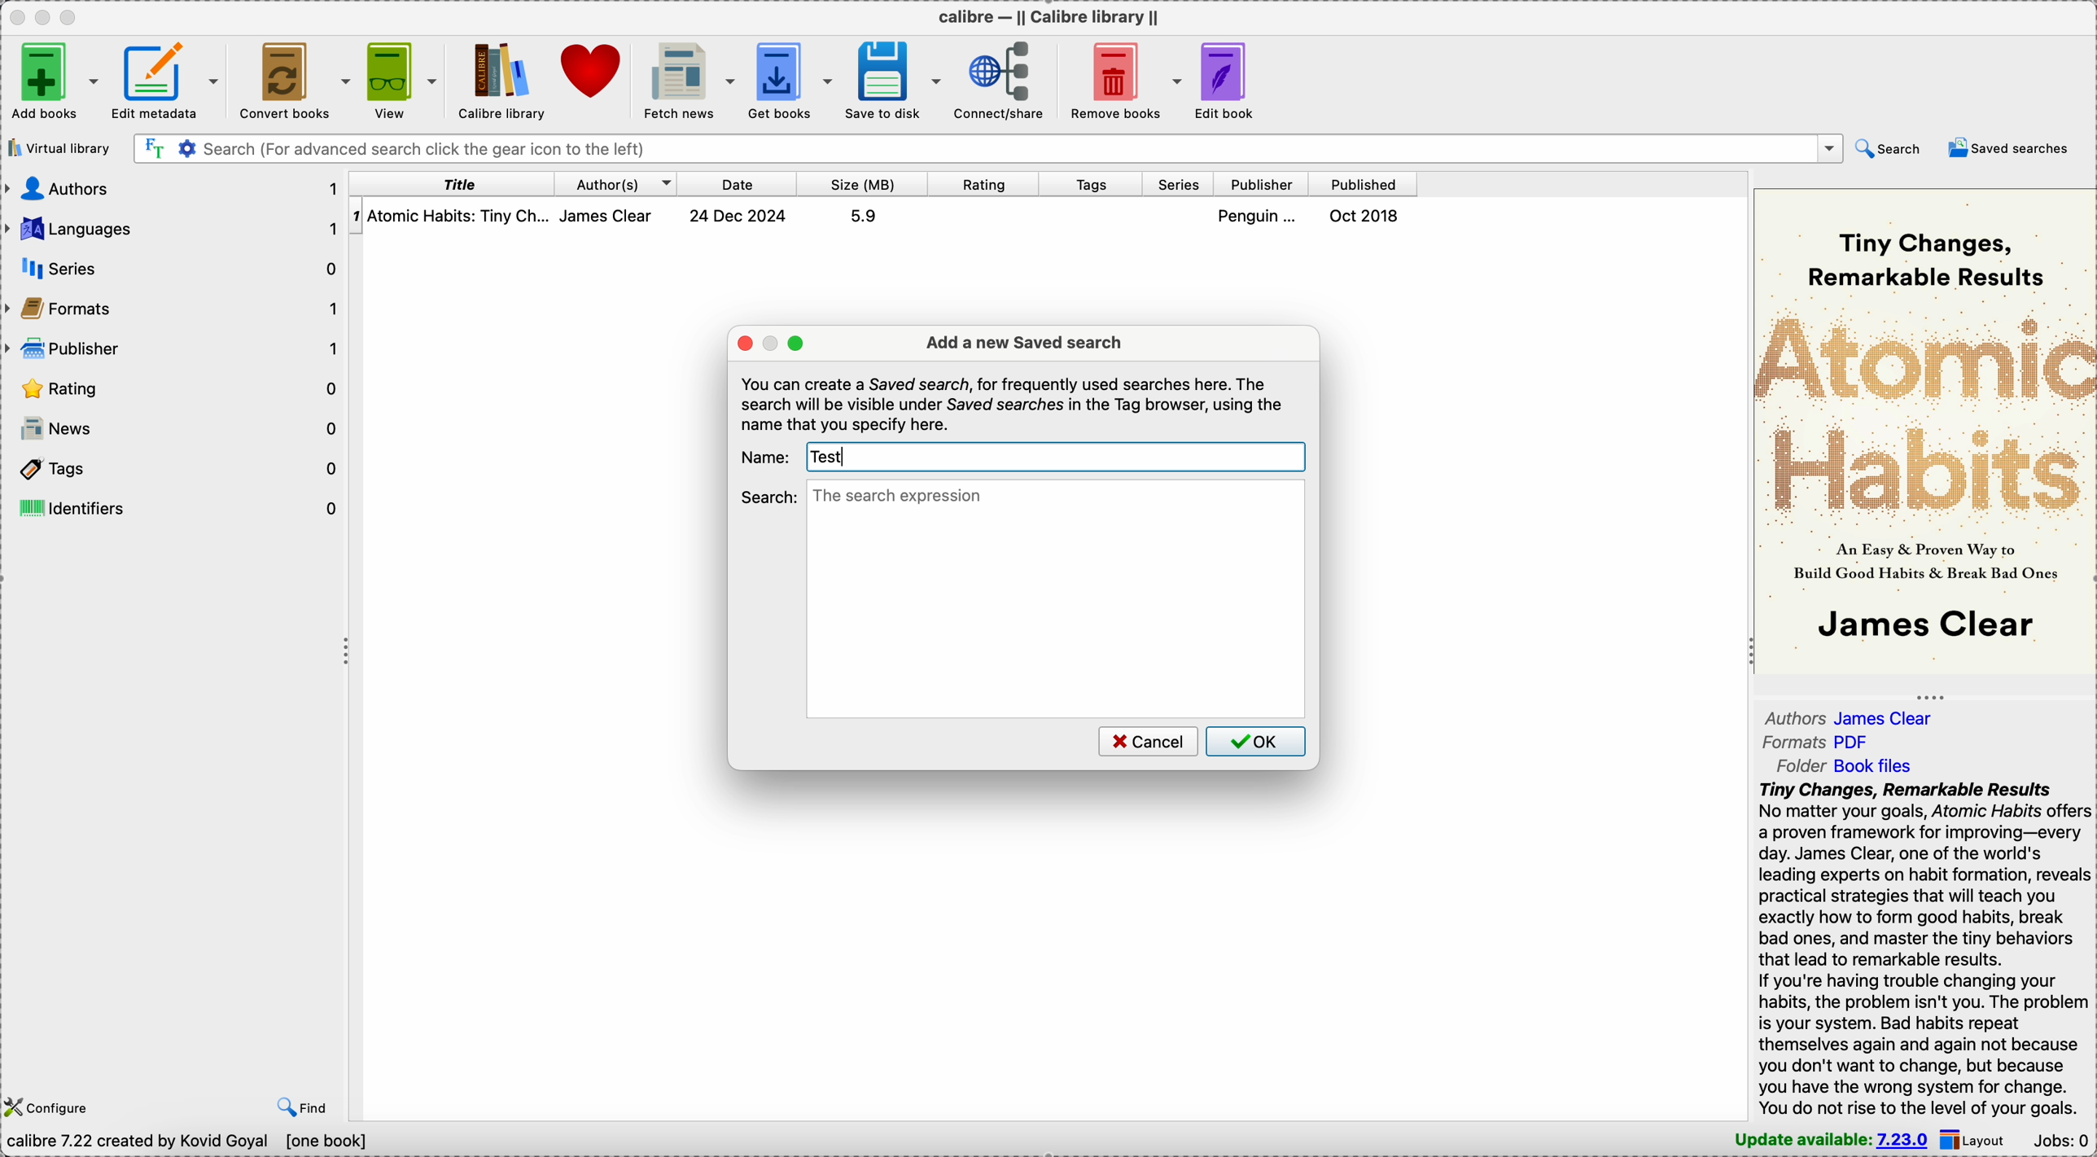 The image size is (2097, 1157). What do you see at coordinates (356, 216) in the screenshot?
I see `1 - index number` at bounding box center [356, 216].